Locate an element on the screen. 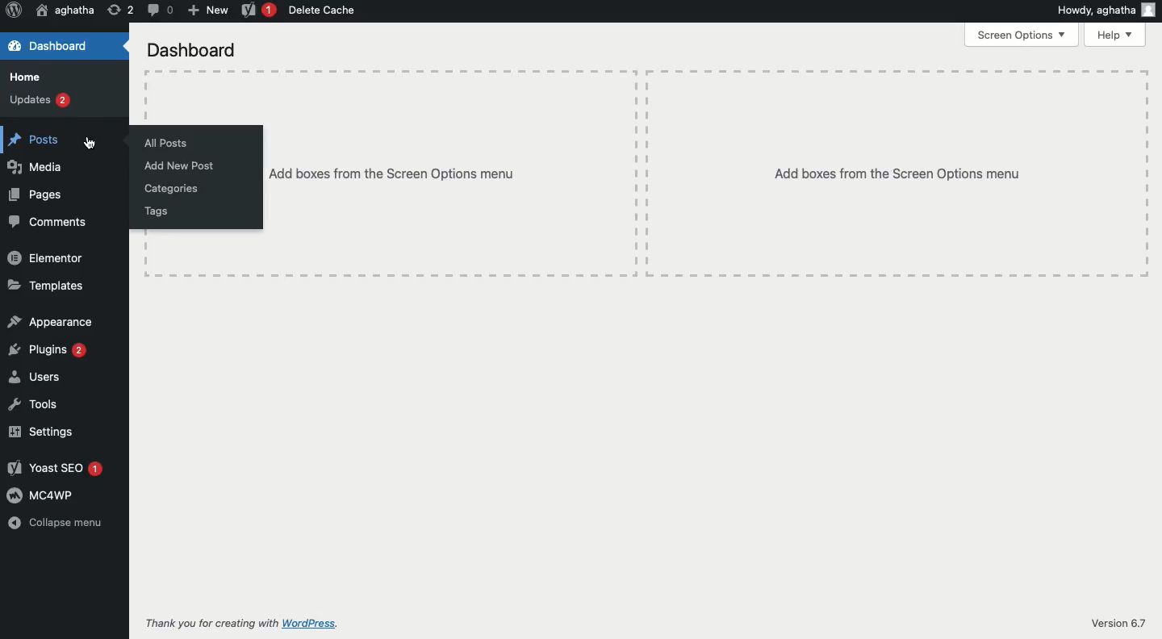  Delete cache is located at coordinates (325, 11).